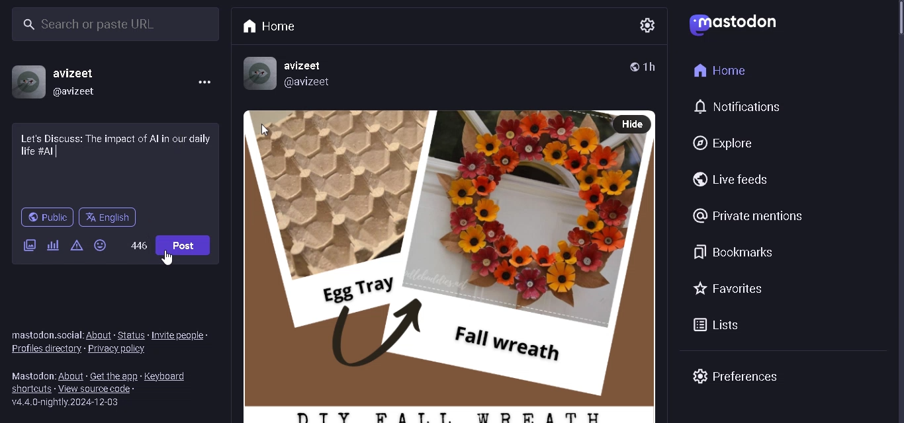 This screenshot has width=904, height=423. I want to click on INVITE PEOPLE, so click(180, 335).